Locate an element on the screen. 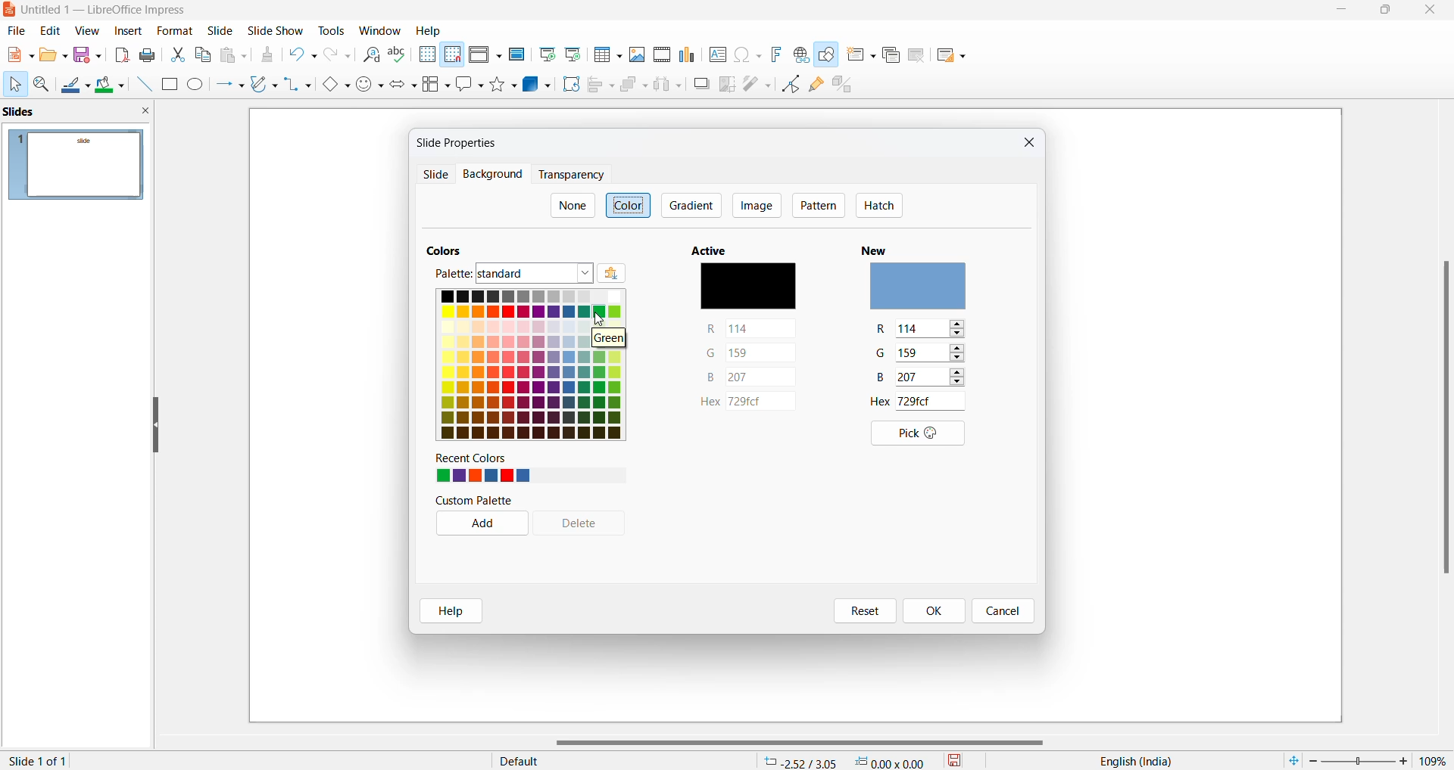 The width and height of the screenshot is (1454, 770). insert is located at coordinates (129, 29).